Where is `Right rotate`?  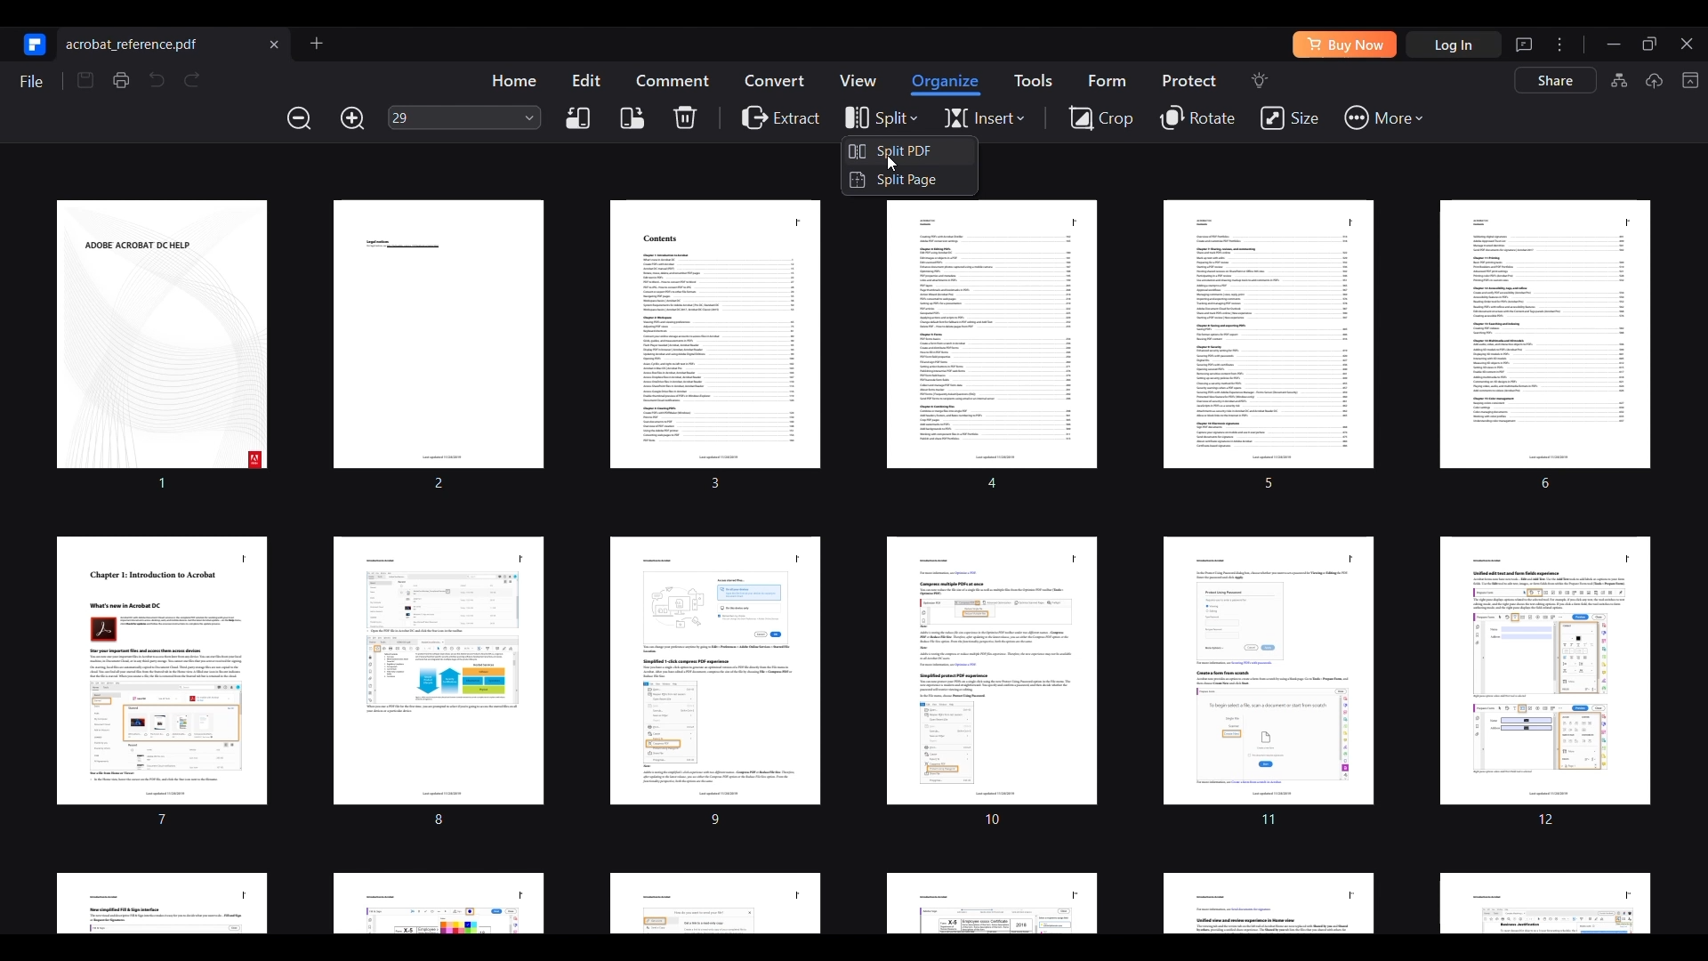 Right rotate is located at coordinates (632, 118).